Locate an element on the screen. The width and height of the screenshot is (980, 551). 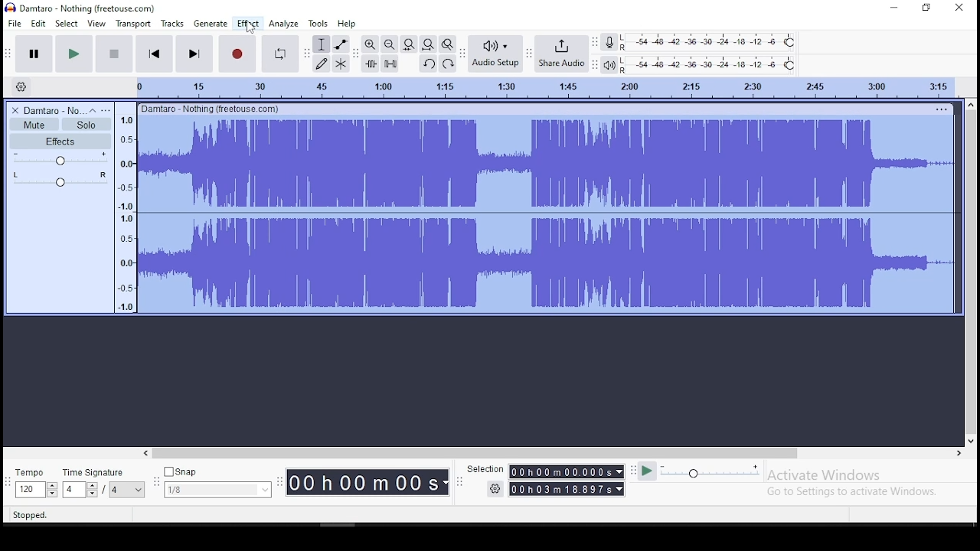
vertical scrollbar is located at coordinates (972, 272).